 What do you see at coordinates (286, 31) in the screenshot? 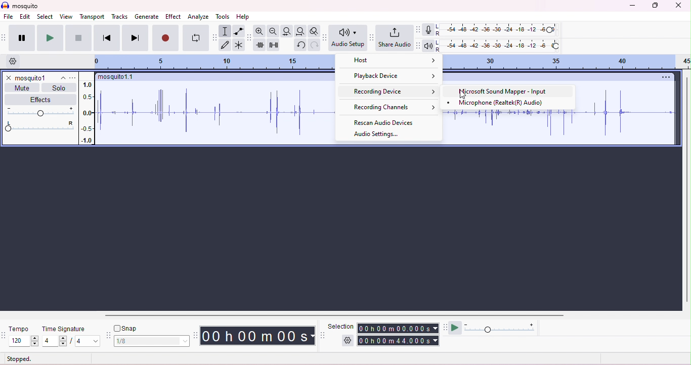
I see `fit selection to width` at bounding box center [286, 31].